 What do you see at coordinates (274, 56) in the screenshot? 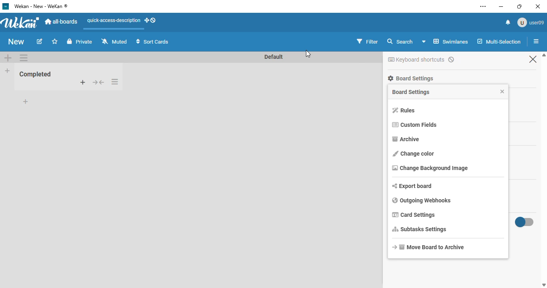
I see `Defalut` at bounding box center [274, 56].